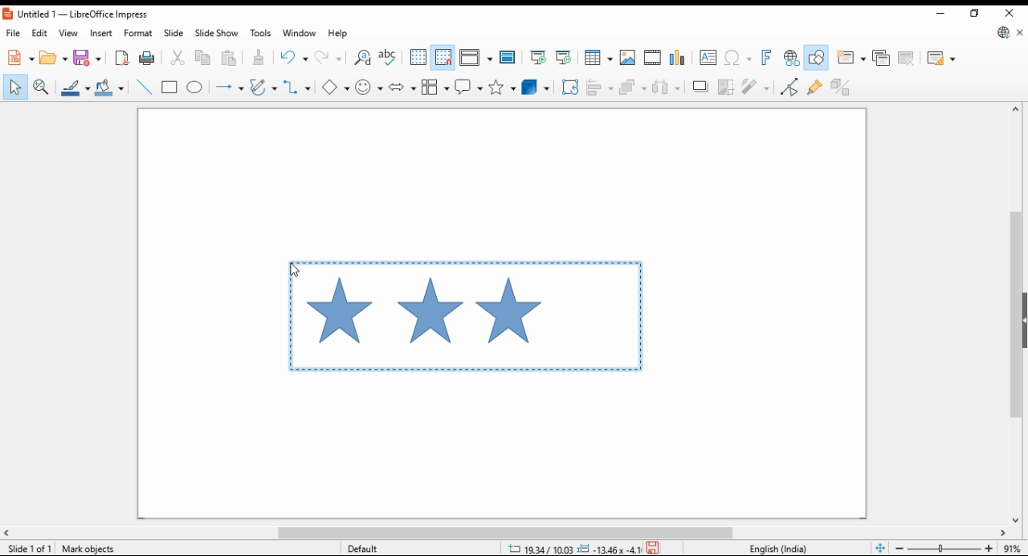  Describe the element at coordinates (180, 57) in the screenshot. I see `cut` at that location.